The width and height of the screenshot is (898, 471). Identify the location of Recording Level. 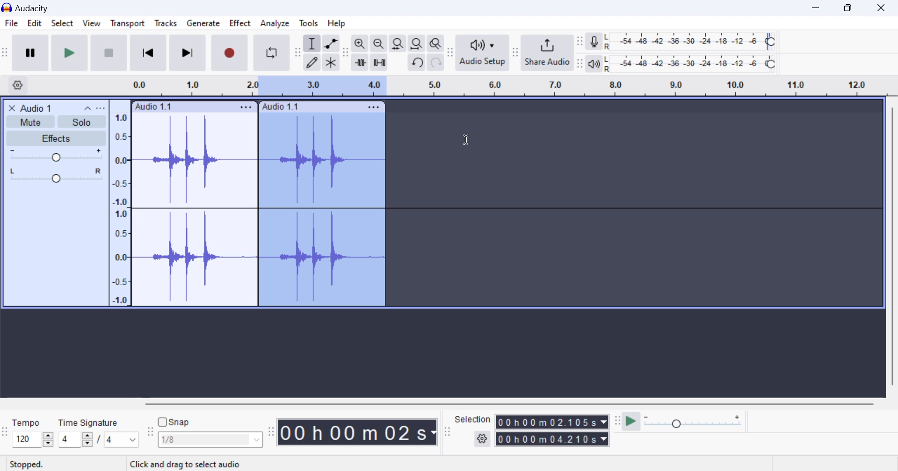
(690, 42).